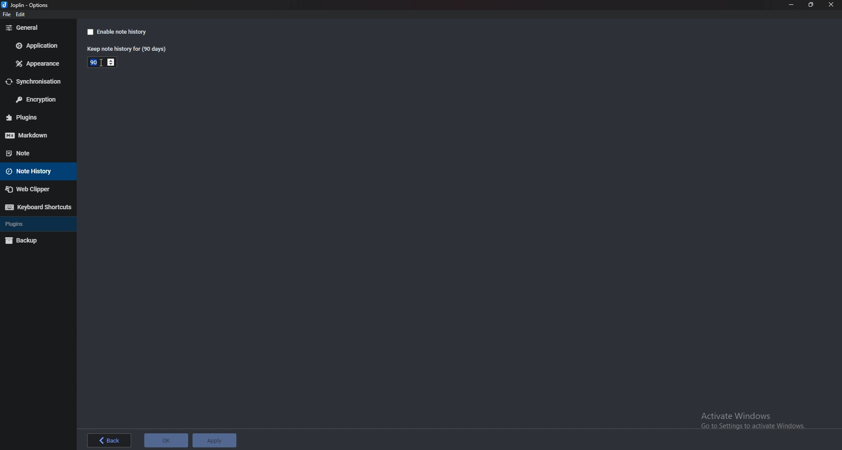 Image resolution: width=842 pixels, height=450 pixels. Describe the element at coordinates (22, 14) in the screenshot. I see `edit` at that location.